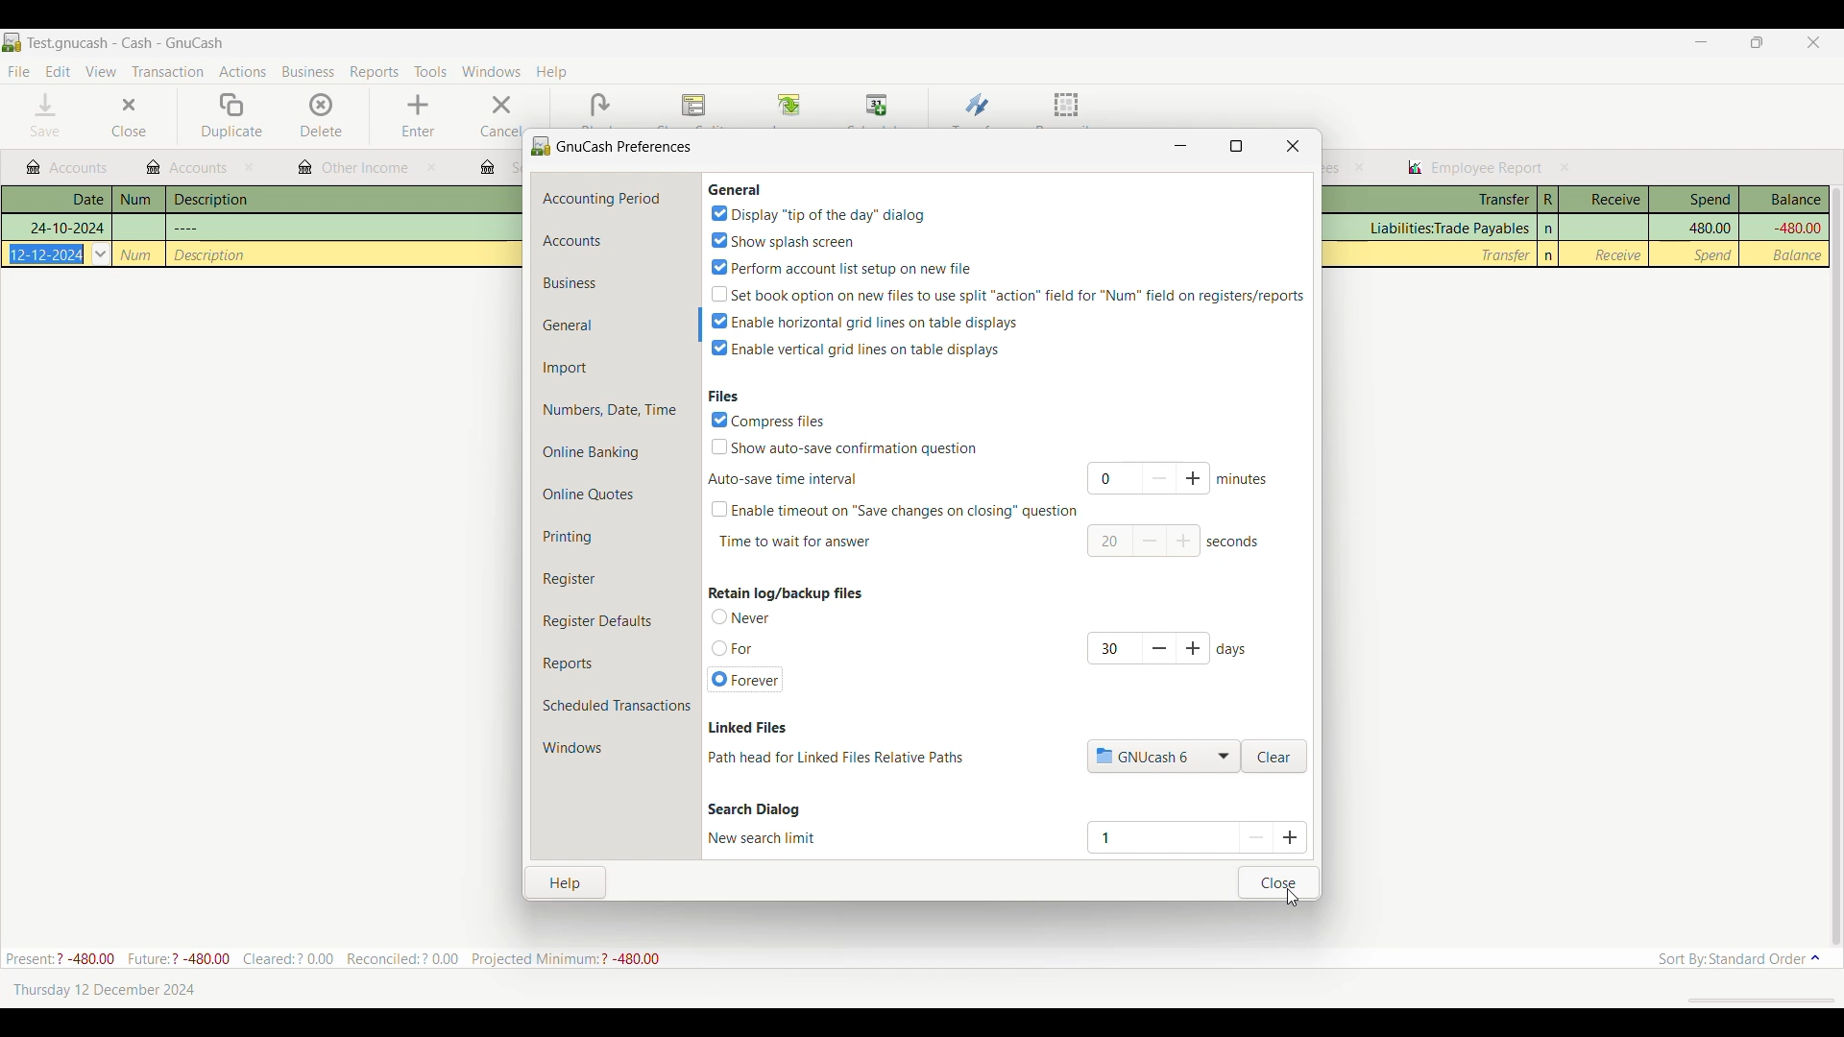 Image resolution: width=1844 pixels, height=1037 pixels. What do you see at coordinates (1617, 254) in the screenshot?
I see `Receive column` at bounding box center [1617, 254].